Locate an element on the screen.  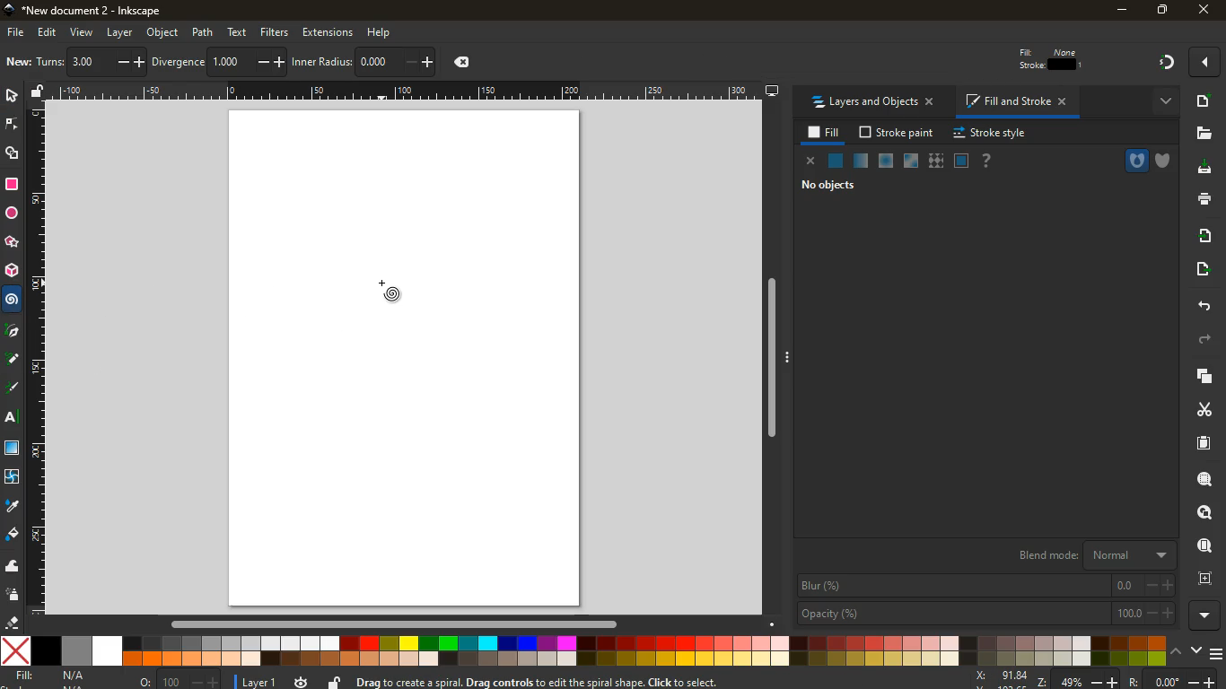
layers is located at coordinates (52, 64).